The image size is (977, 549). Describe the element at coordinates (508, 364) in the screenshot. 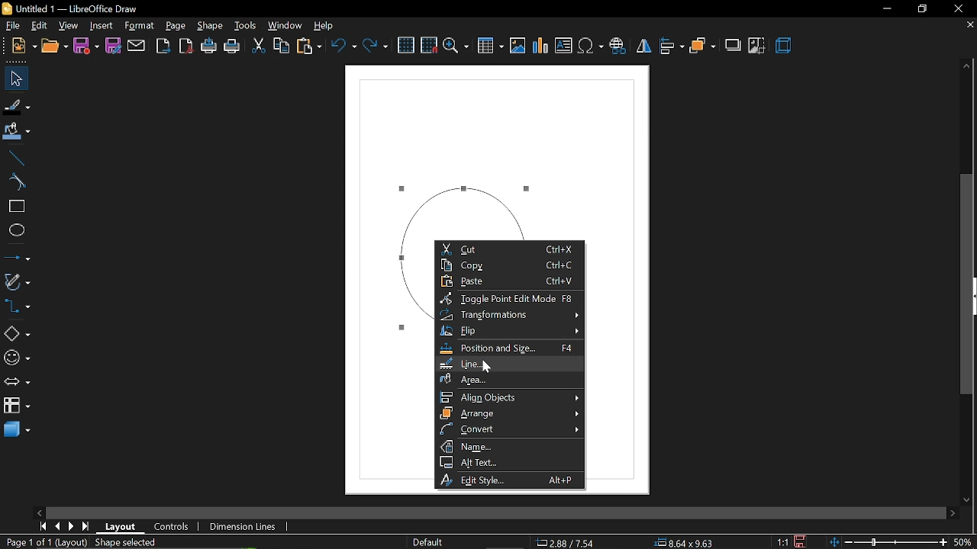

I see `line` at that location.